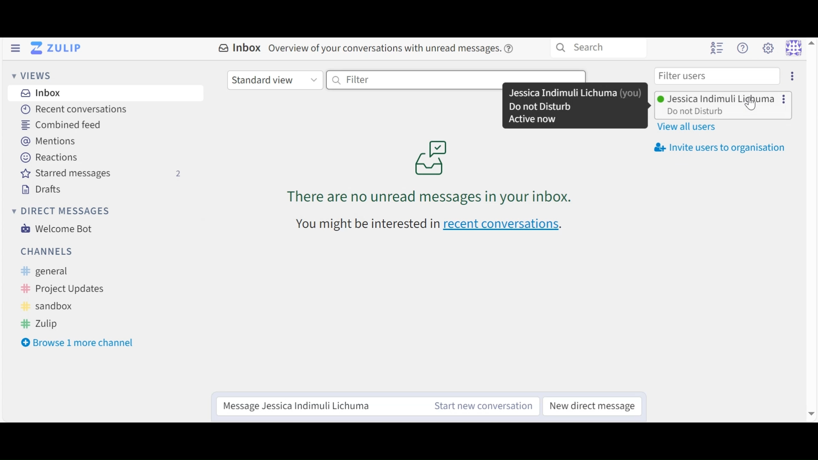 The image size is (818, 460). What do you see at coordinates (432, 173) in the screenshot?
I see `unread messages` at bounding box center [432, 173].